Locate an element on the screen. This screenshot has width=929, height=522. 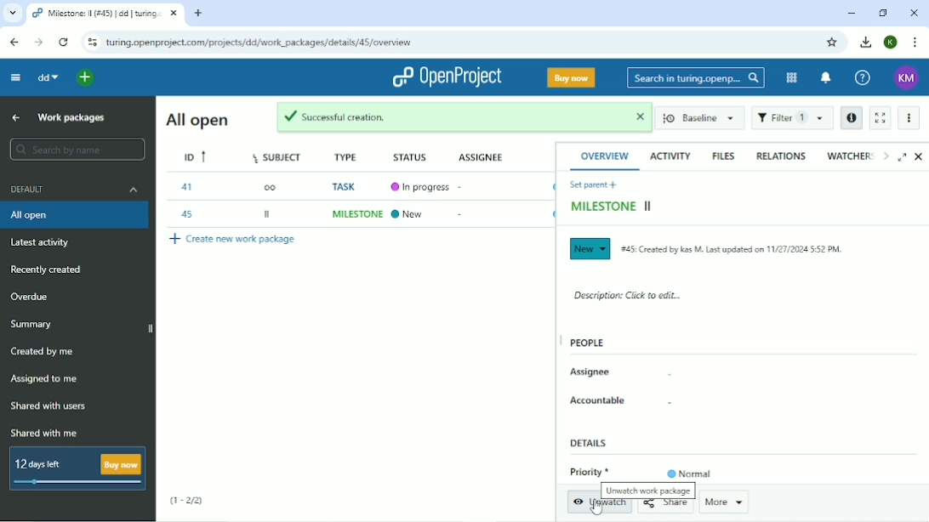
Back is located at coordinates (14, 43).